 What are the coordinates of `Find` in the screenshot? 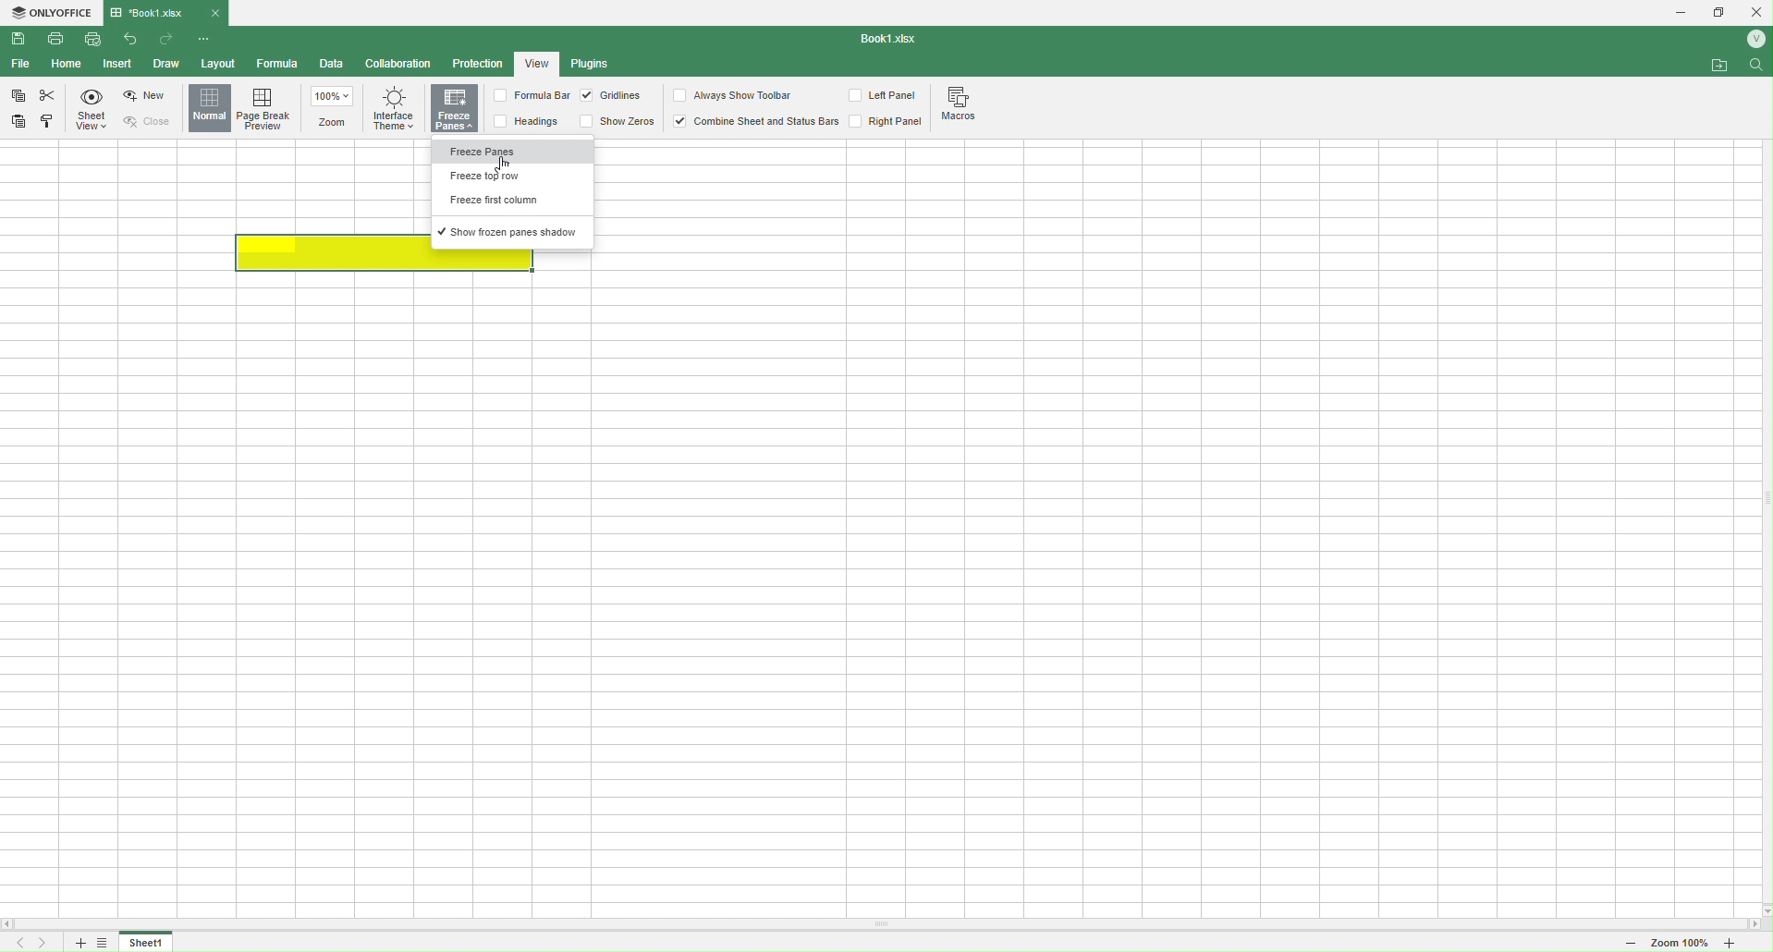 It's located at (1757, 68).